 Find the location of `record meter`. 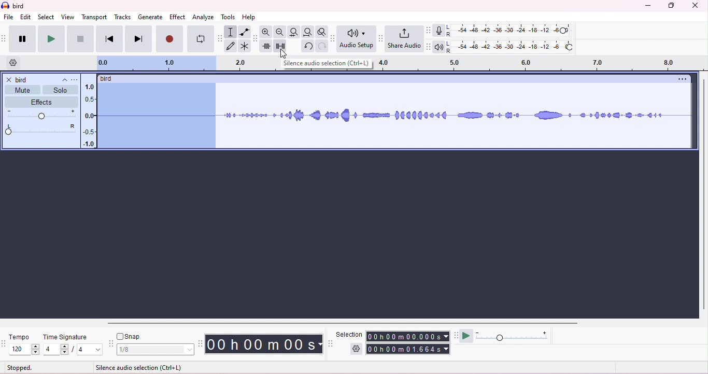

record meter is located at coordinates (443, 31).